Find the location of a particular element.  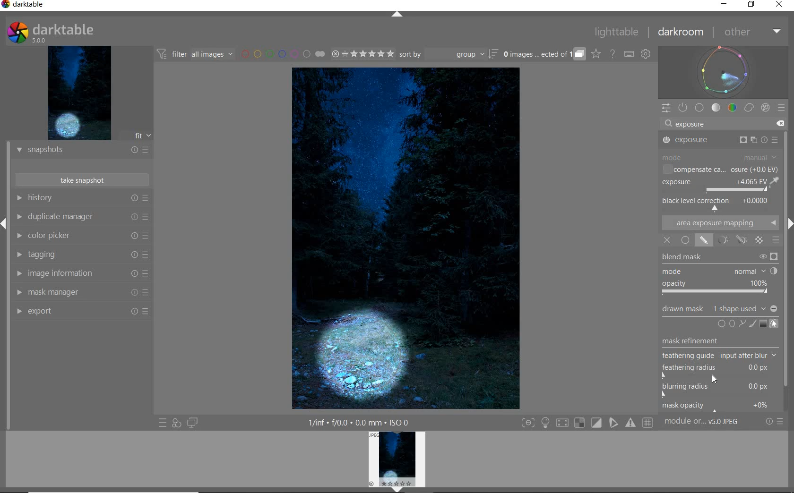

MASK OPTIONS is located at coordinates (731, 240).